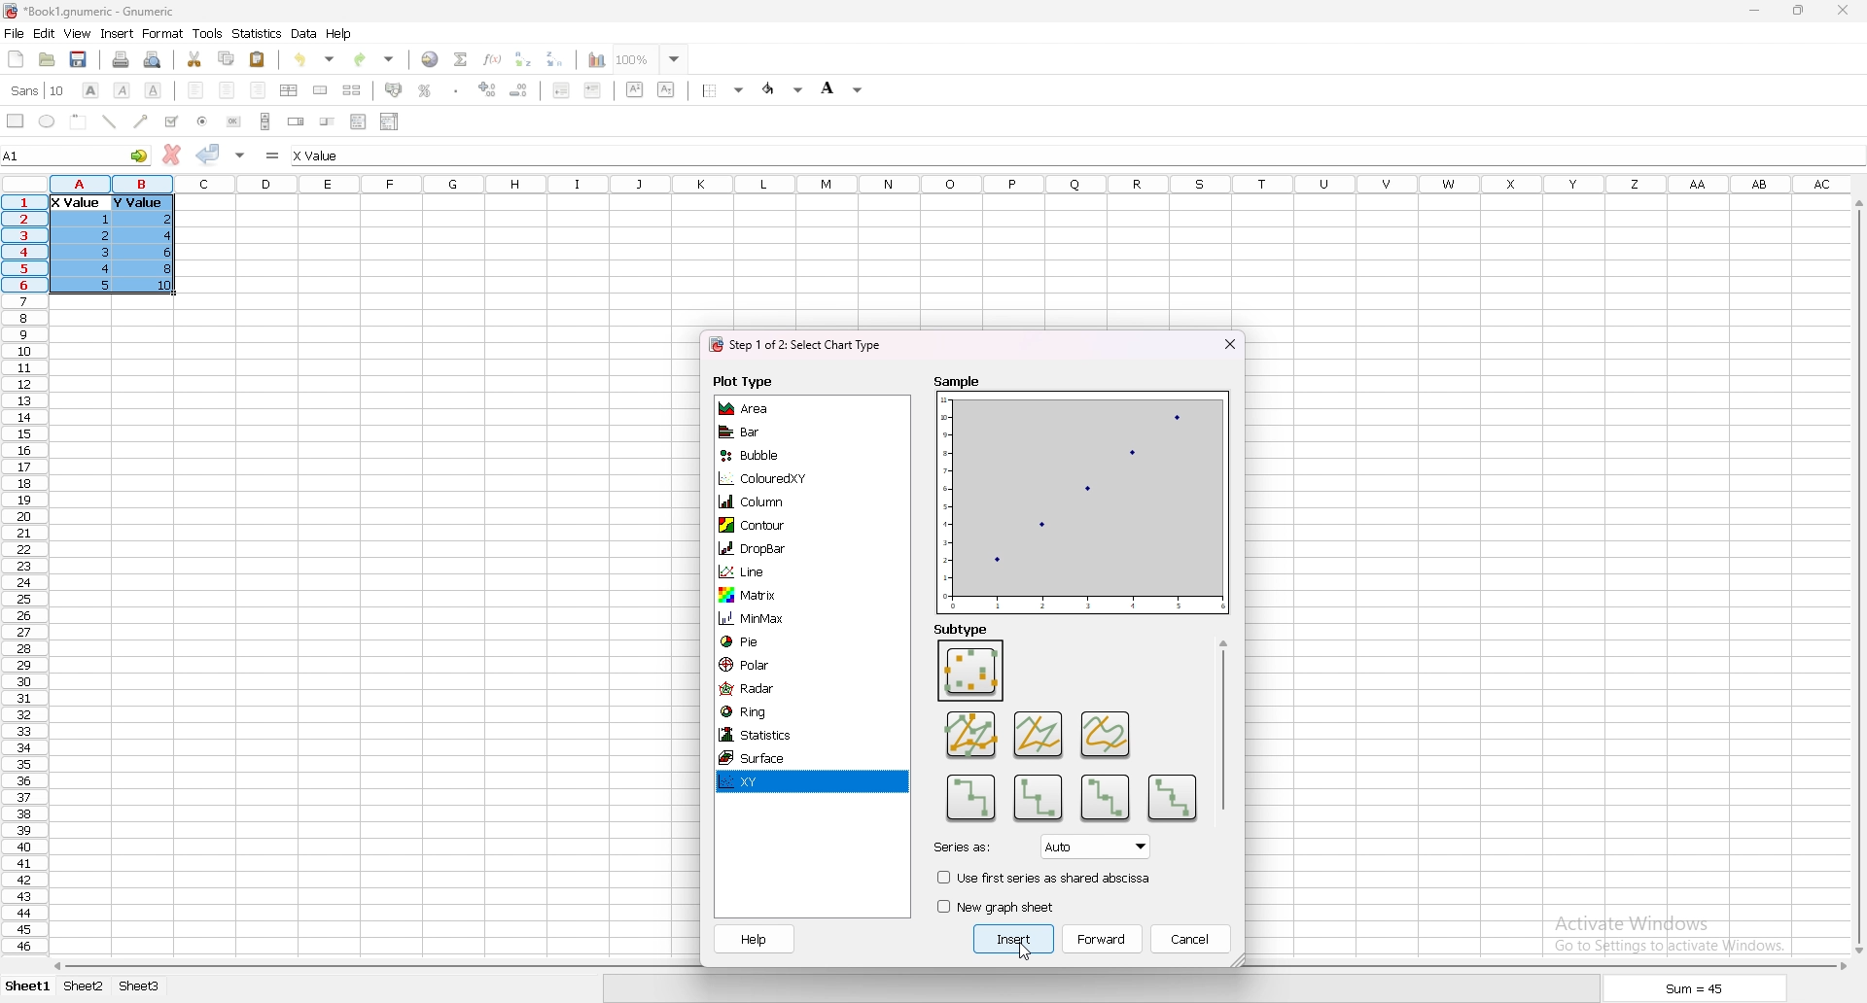 The height and width of the screenshot is (1003, 1867). Describe the element at coordinates (1027, 953) in the screenshot. I see `cursor` at that location.